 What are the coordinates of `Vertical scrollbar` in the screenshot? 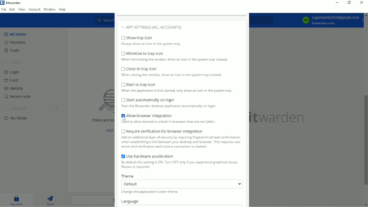 It's located at (366, 140).